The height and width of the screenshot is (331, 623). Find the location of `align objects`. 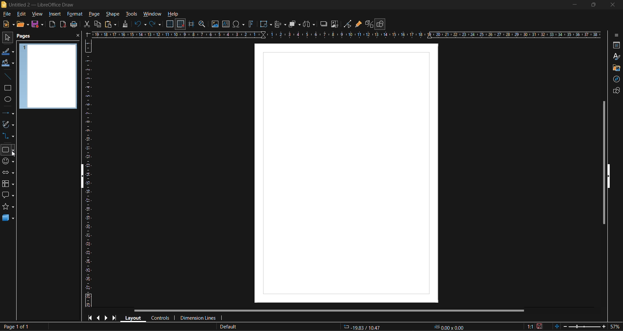

align objects is located at coordinates (281, 25).